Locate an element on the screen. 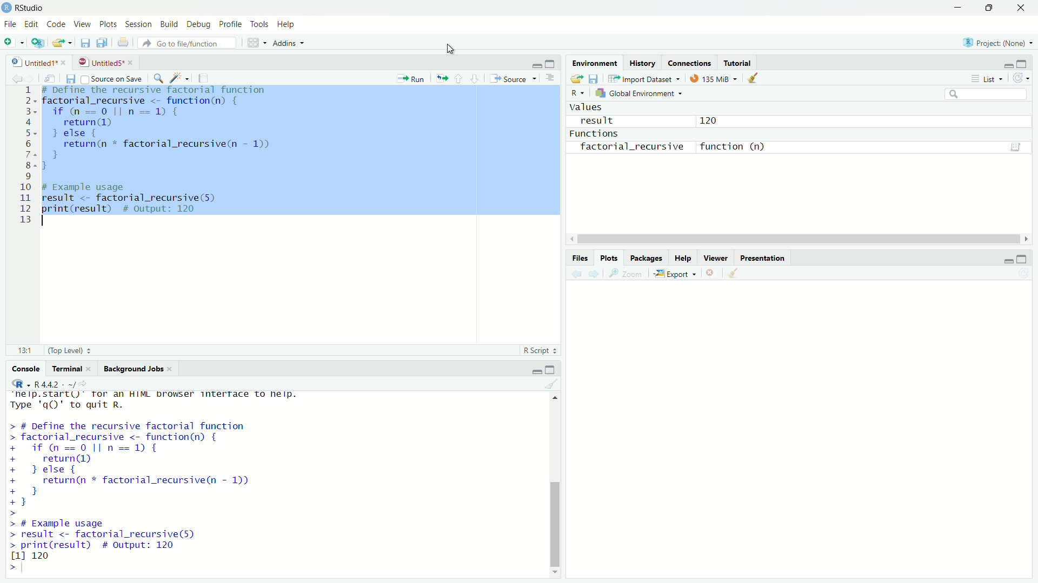 The image size is (1038, 583). Plots is located at coordinates (108, 24).